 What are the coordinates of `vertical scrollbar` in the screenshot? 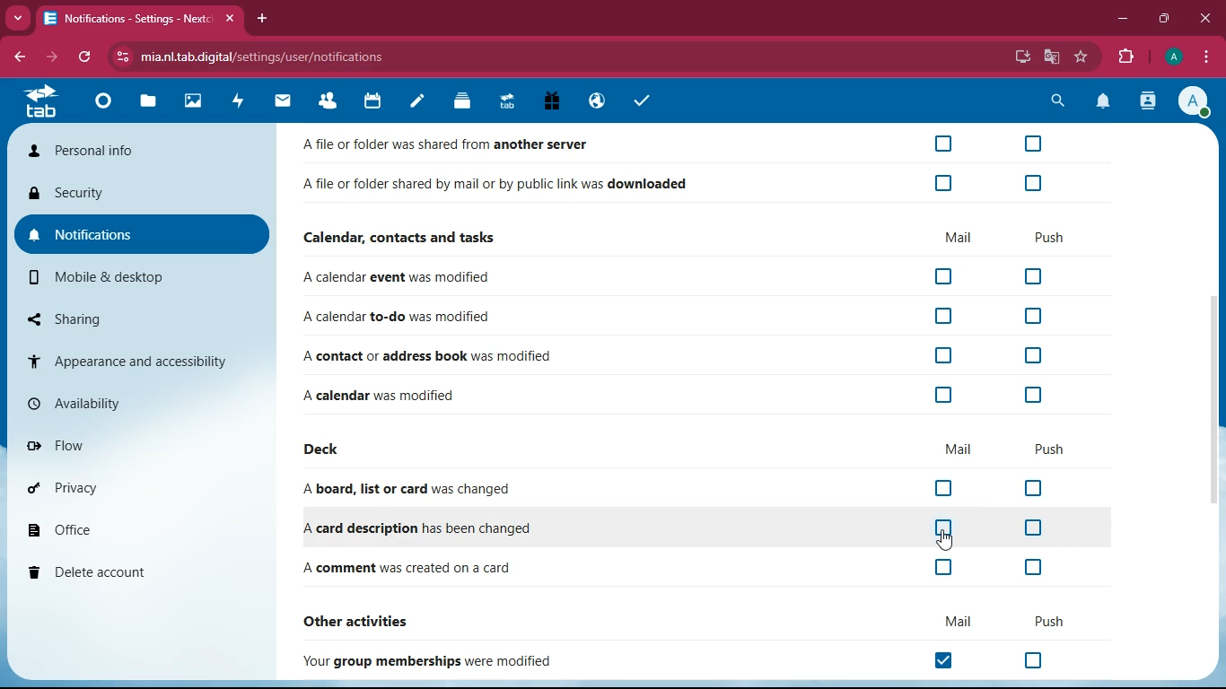 It's located at (1213, 404).